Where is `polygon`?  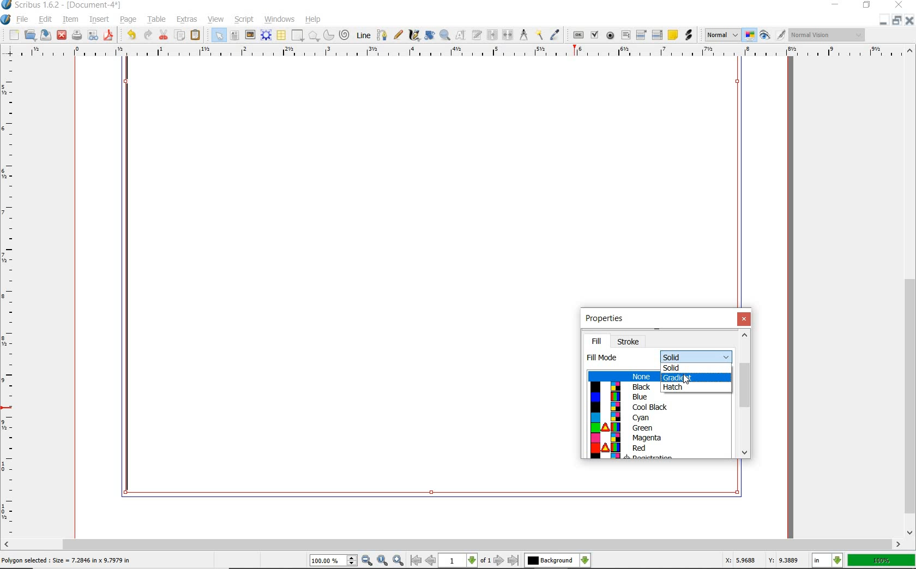 polygon is located at coordinates (314, 37).